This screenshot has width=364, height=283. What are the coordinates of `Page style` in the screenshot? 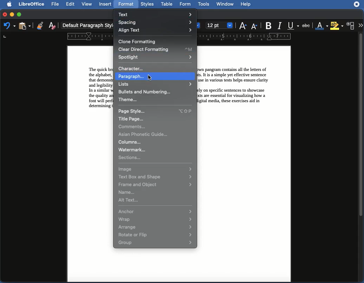 It's located at (156, 111).